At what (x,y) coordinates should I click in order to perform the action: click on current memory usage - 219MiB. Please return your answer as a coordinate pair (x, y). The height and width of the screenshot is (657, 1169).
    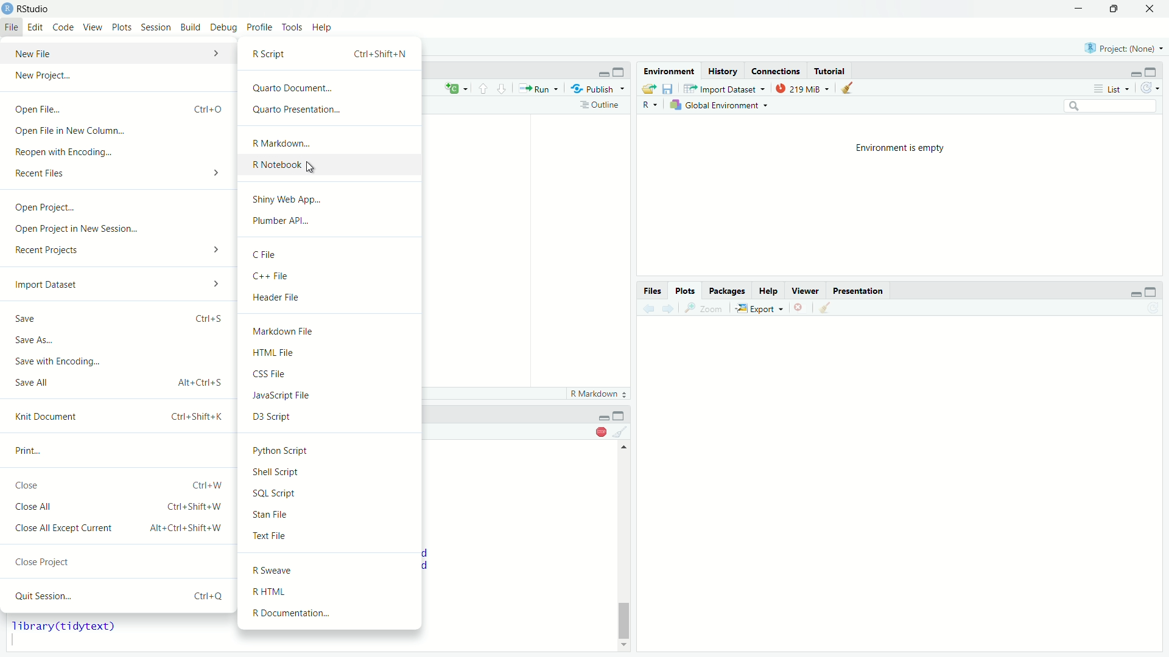
    Looking at the image, I should click on (804, 89).